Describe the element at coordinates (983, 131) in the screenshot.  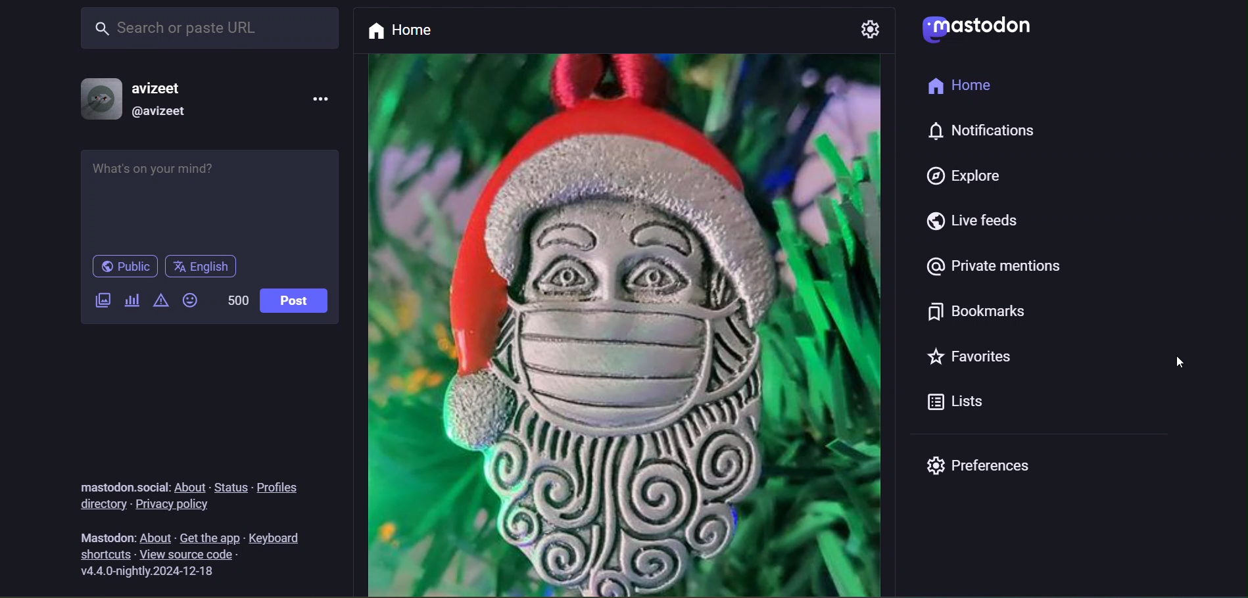
I see `notification` at that location.